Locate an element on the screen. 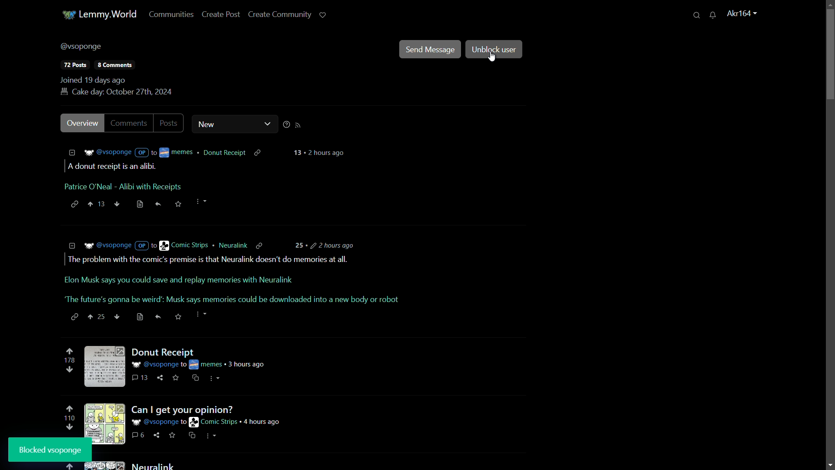 The width and height of the screenshot is (835, 470). comments is located at coordinates (114, 65).